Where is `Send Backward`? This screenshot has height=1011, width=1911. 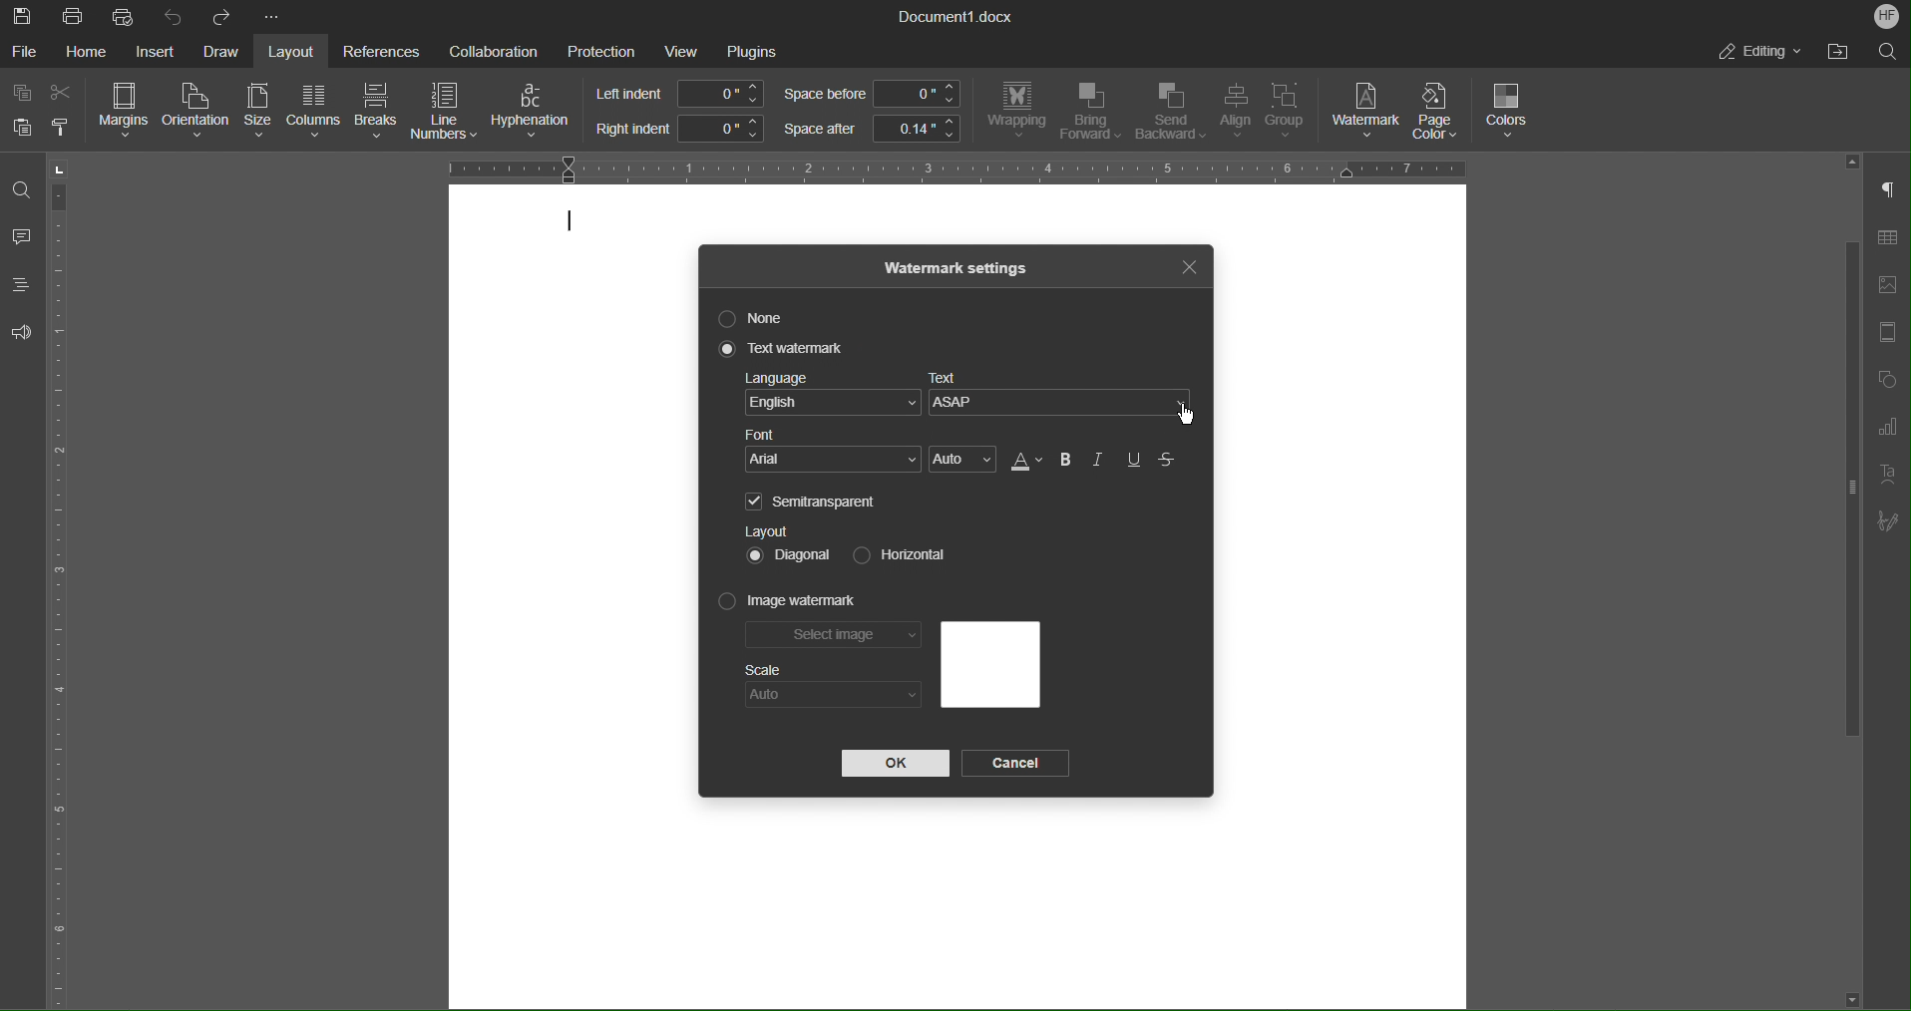
Send Backward is located at coordinates (1170, 113).